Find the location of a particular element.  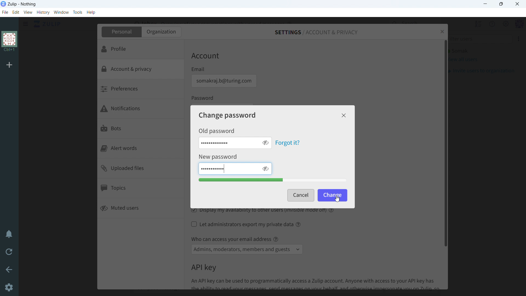

hide all users is located at coordinates (478, 24).